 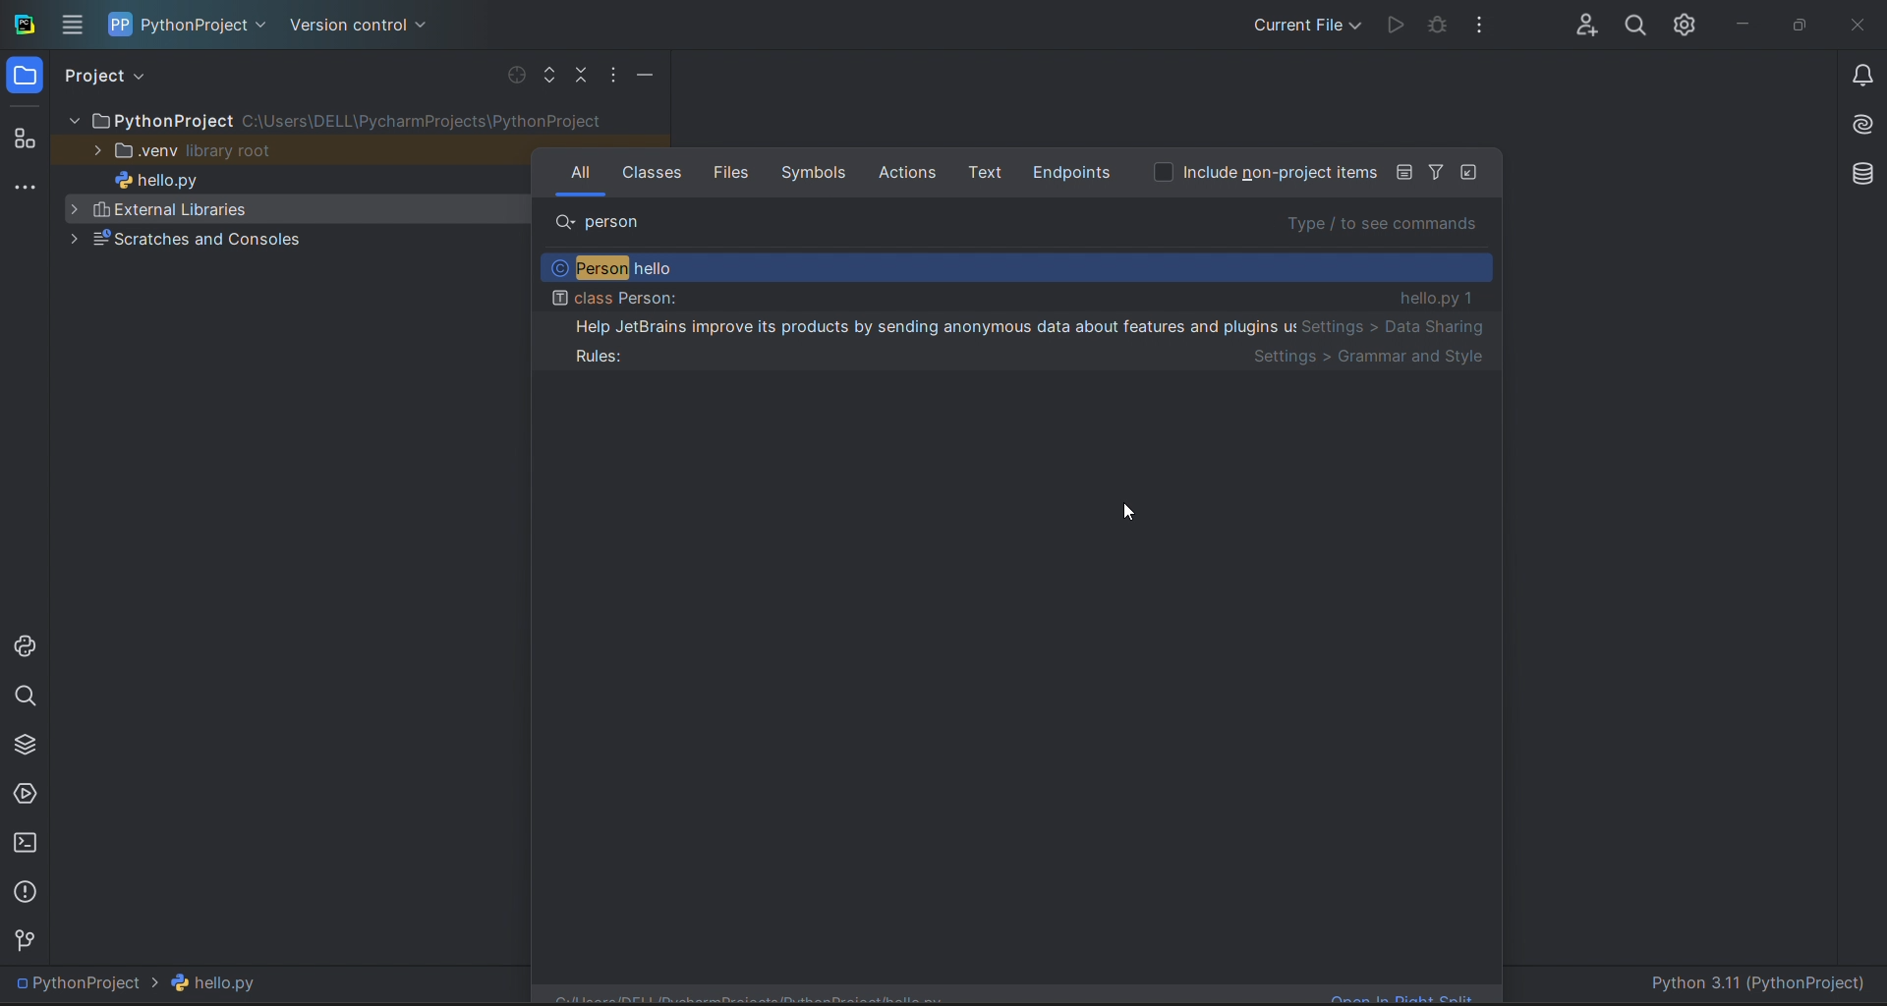 I want to click on .venu, so click(x=295, y=150).